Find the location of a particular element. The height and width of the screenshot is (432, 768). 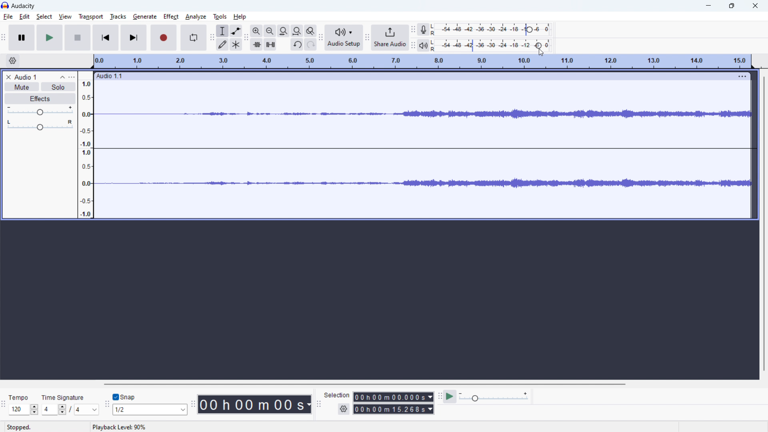

select is located at coordinates (44, 16).